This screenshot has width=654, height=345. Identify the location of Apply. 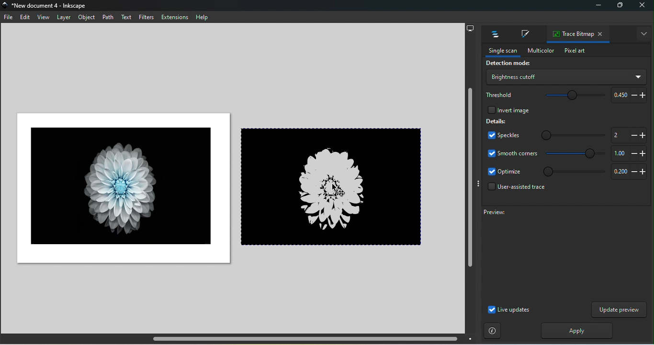
(575, 331).